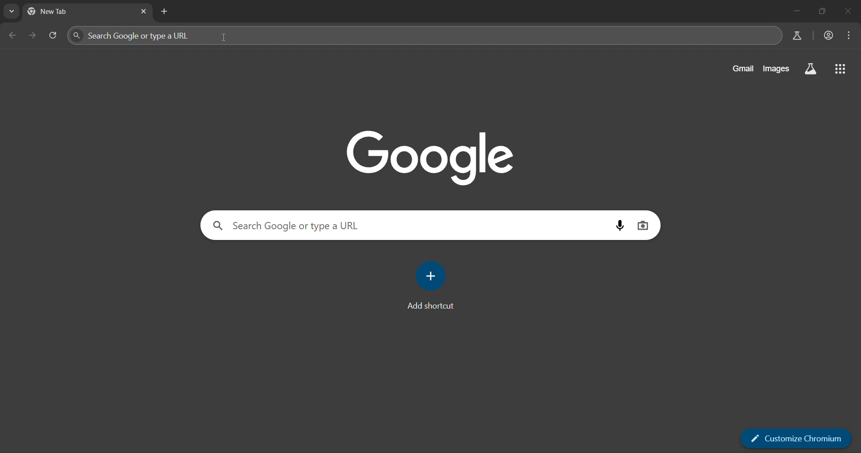 This screenshot has width=861, height=453. I want to click on image, so click(431, 156).